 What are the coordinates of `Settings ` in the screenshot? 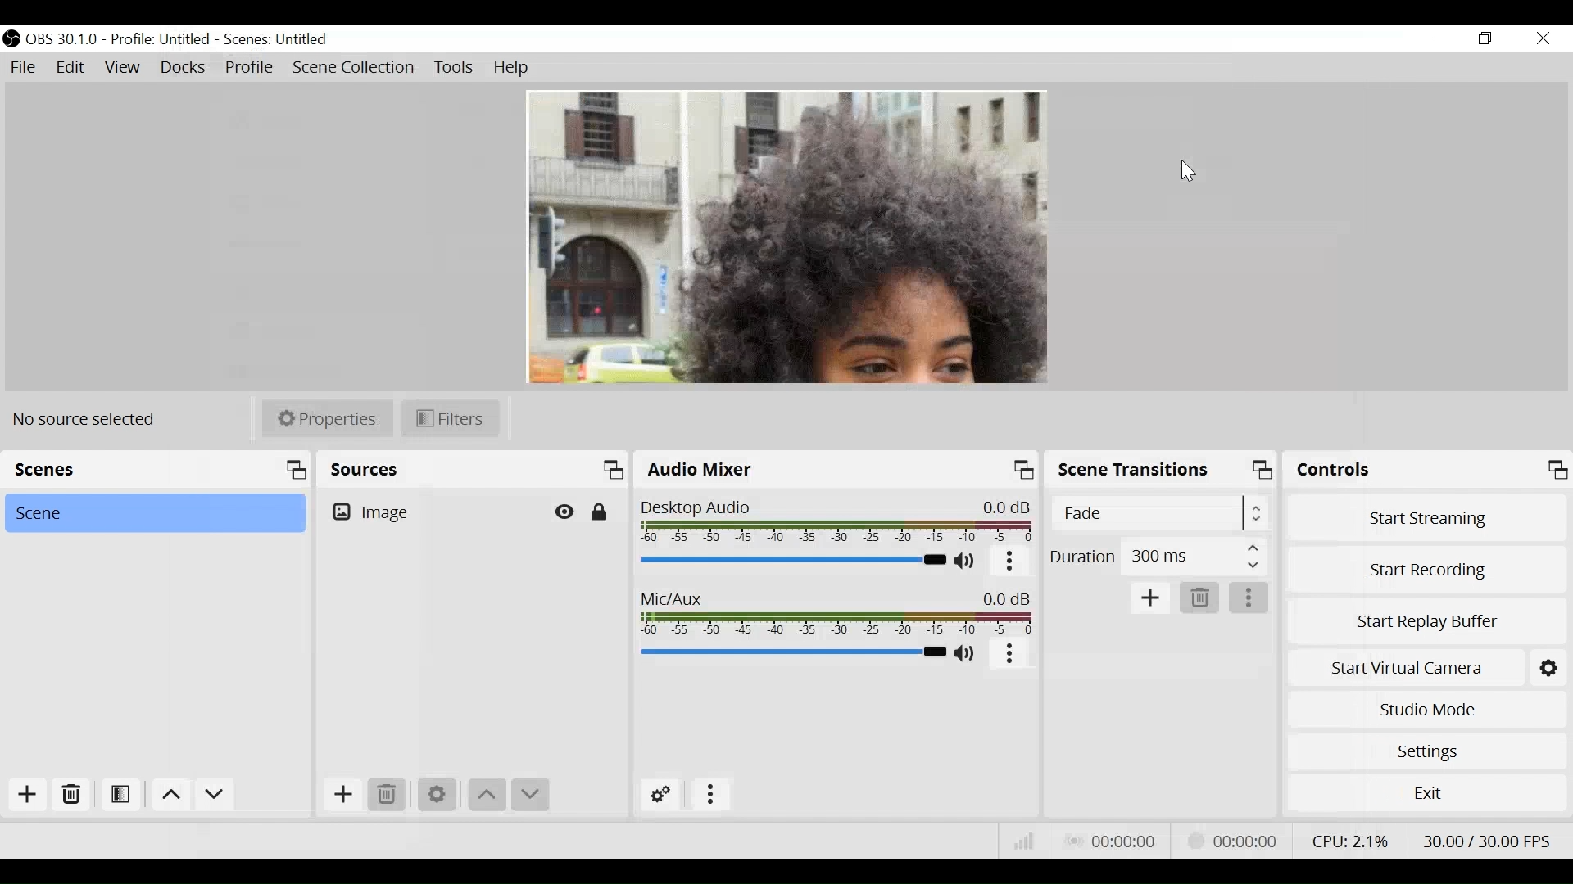 It's located at (435, 792).